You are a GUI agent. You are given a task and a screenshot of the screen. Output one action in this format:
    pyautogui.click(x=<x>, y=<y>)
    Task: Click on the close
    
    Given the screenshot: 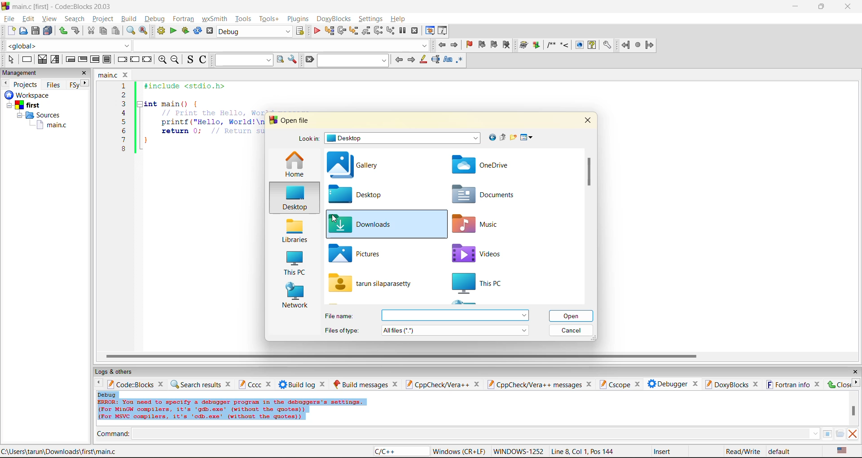 What is the action you would take?
    pyautogui.click(x=590, y=384)
    